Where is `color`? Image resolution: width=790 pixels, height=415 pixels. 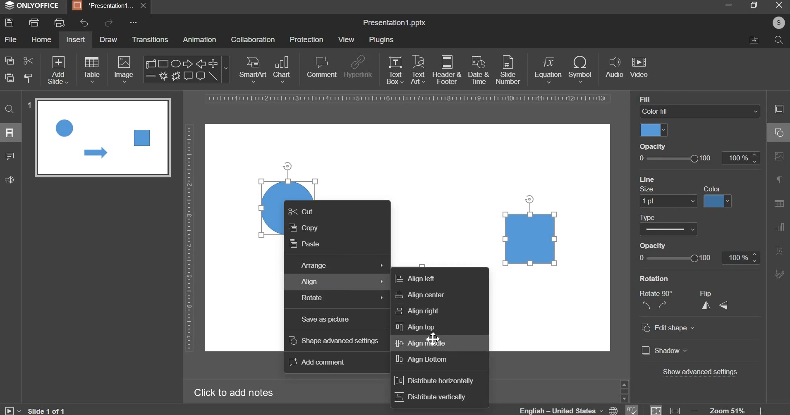
color is located at coordinates (715, 188).